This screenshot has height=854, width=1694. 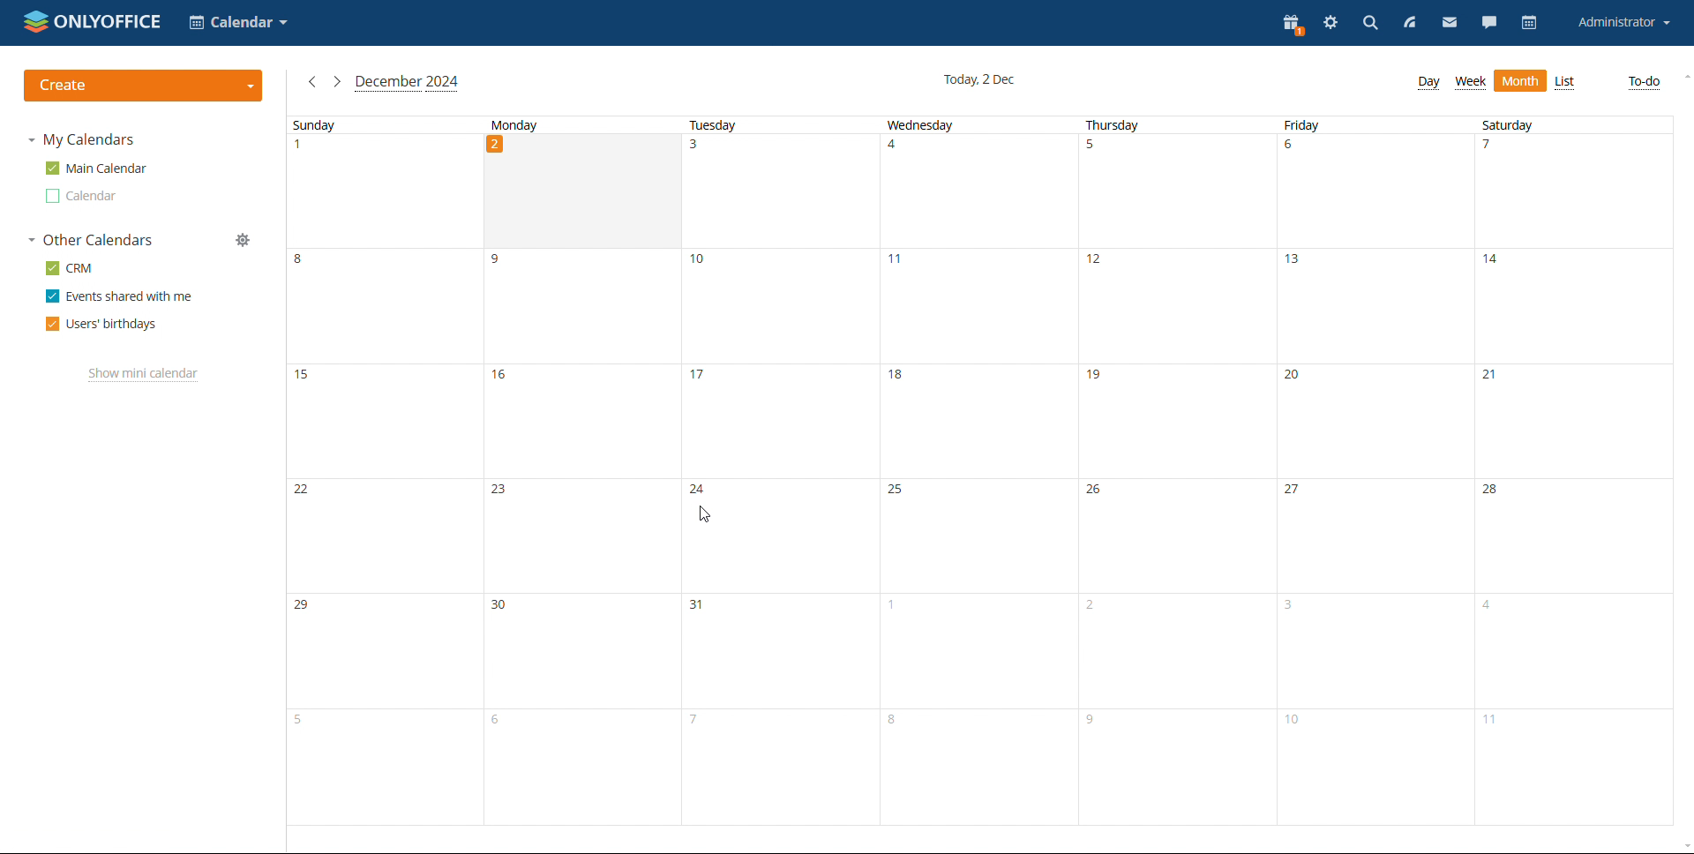 I want to click on next month, so click(x=337, y=83).